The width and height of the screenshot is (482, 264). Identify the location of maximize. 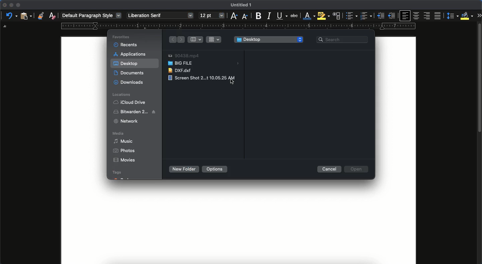
(18, 5).